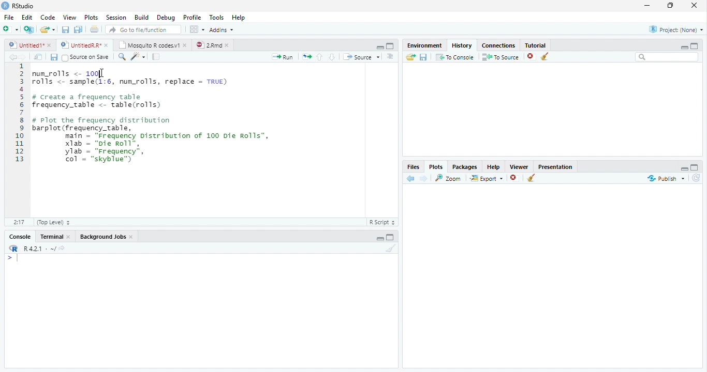  Describe the element at coordinates (283, 57) in the screenshot. I see `Run` at that location.